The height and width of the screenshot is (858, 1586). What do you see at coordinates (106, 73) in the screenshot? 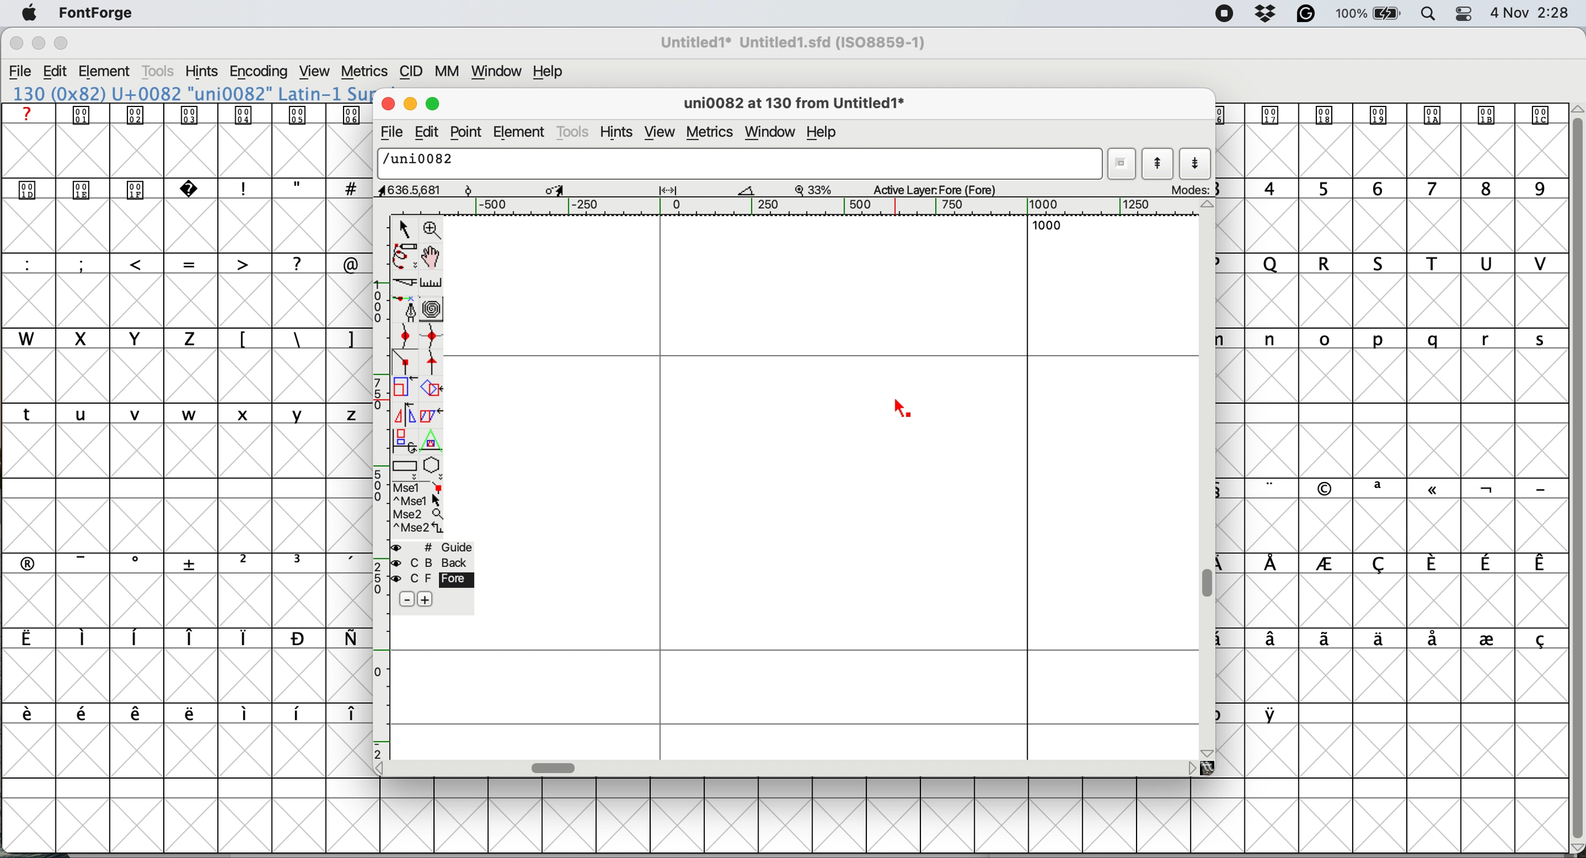
I see `element` at bounding box center [106, 73].